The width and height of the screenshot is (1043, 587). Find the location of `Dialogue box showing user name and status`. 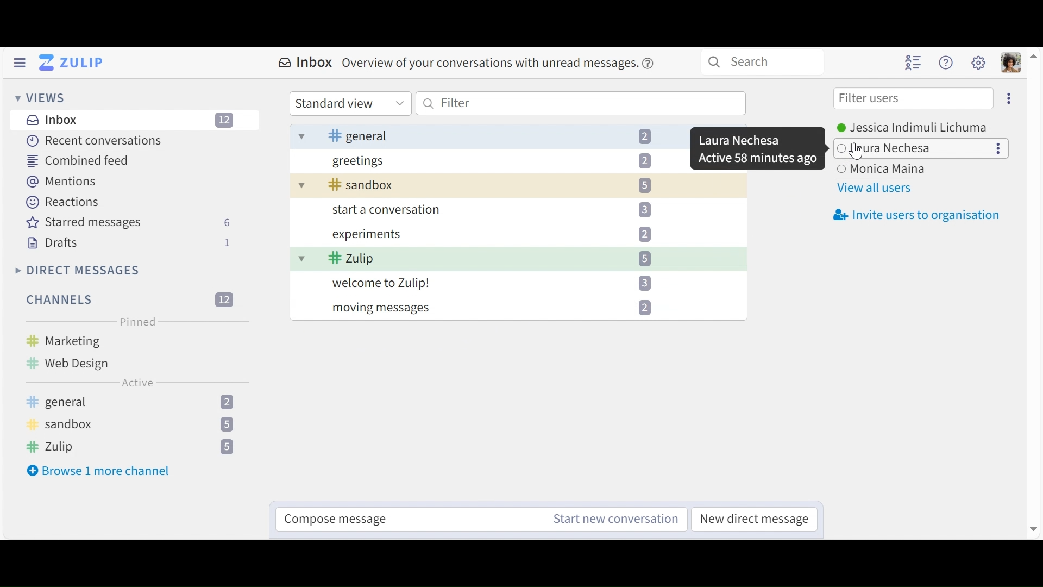

Dialogue box showing user name and status is located at coordinates (759, 149).